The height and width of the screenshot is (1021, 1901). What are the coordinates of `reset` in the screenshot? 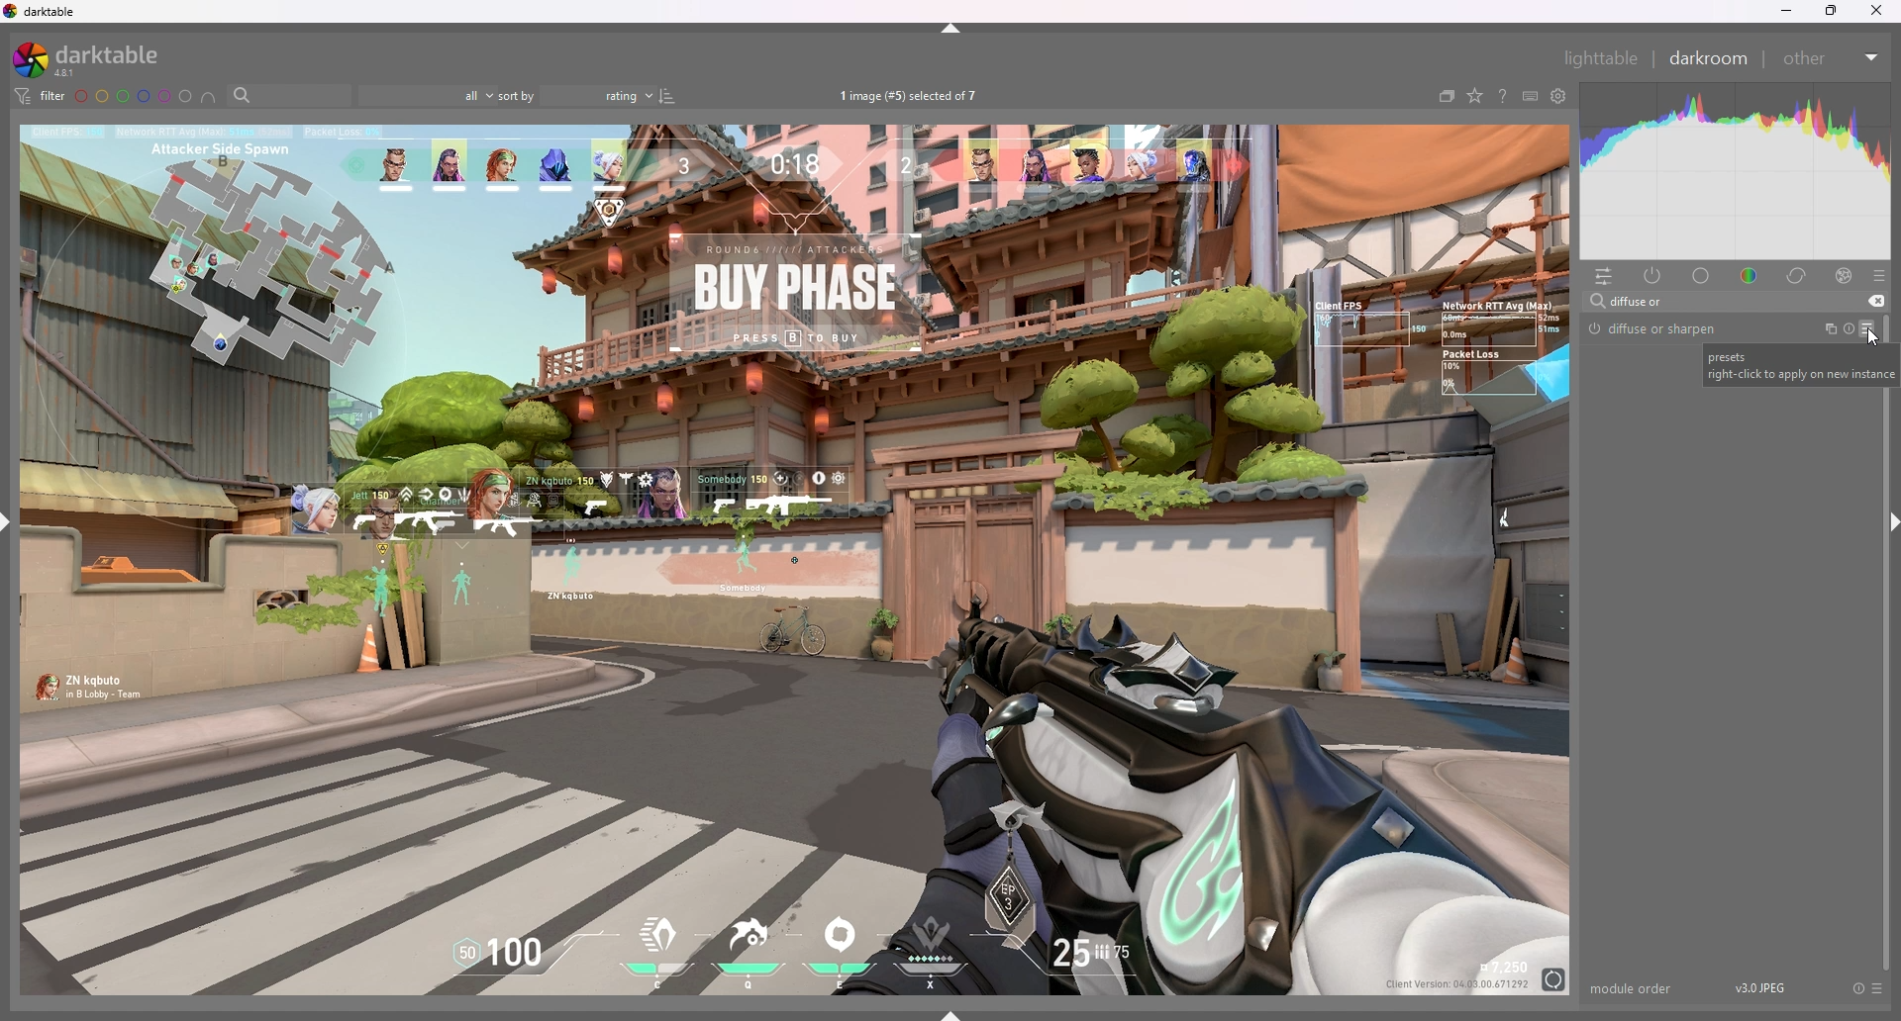 It's located at (1848, 330).